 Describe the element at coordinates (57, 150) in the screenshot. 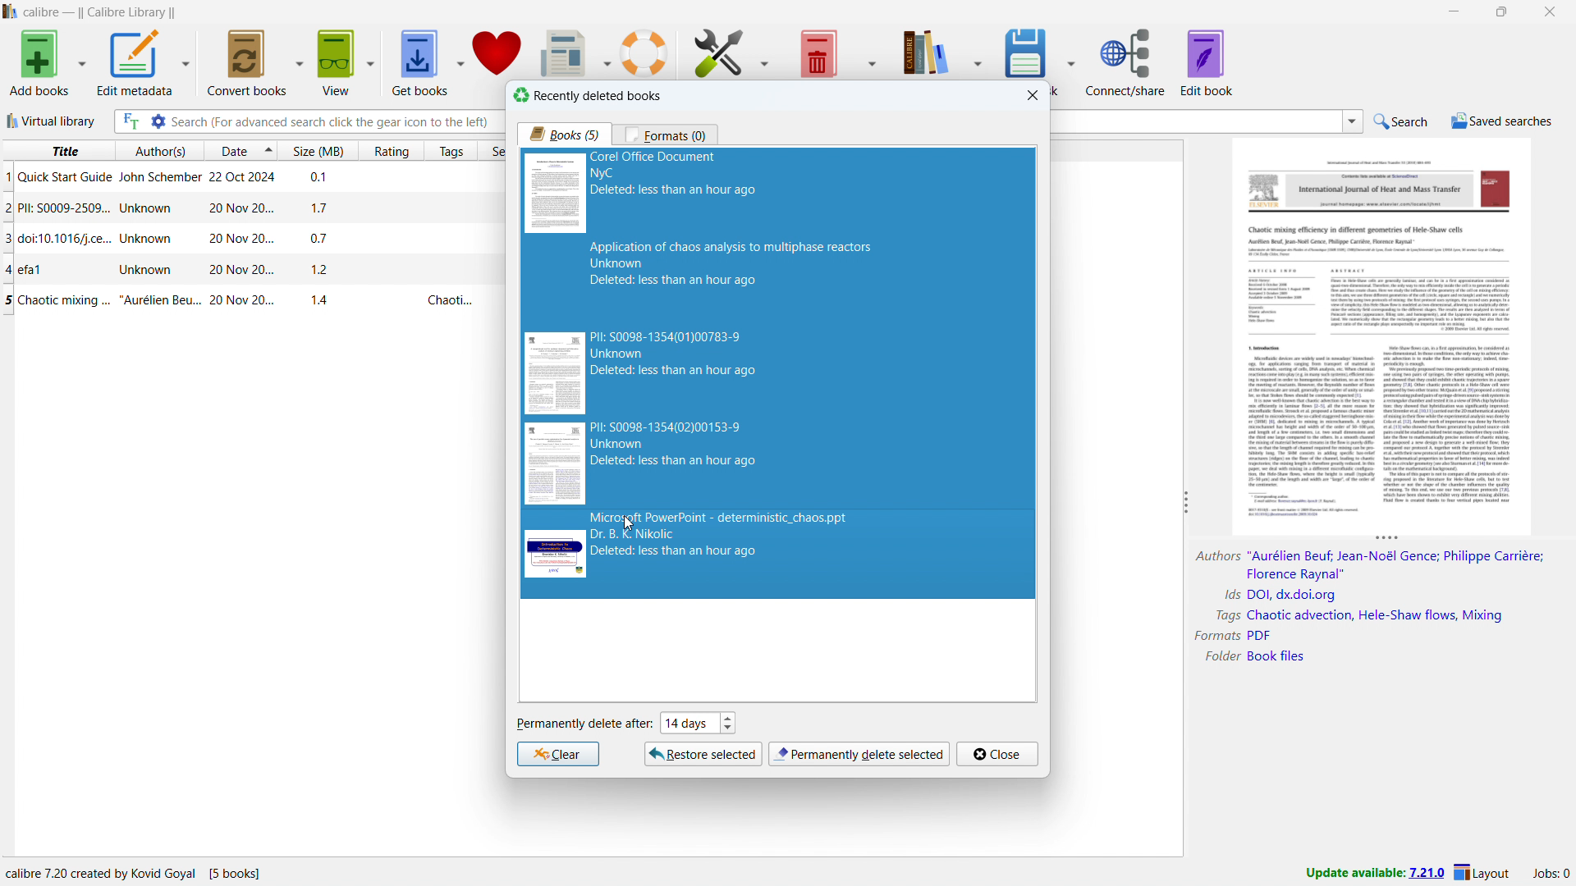

I see `sort by title` at that location.